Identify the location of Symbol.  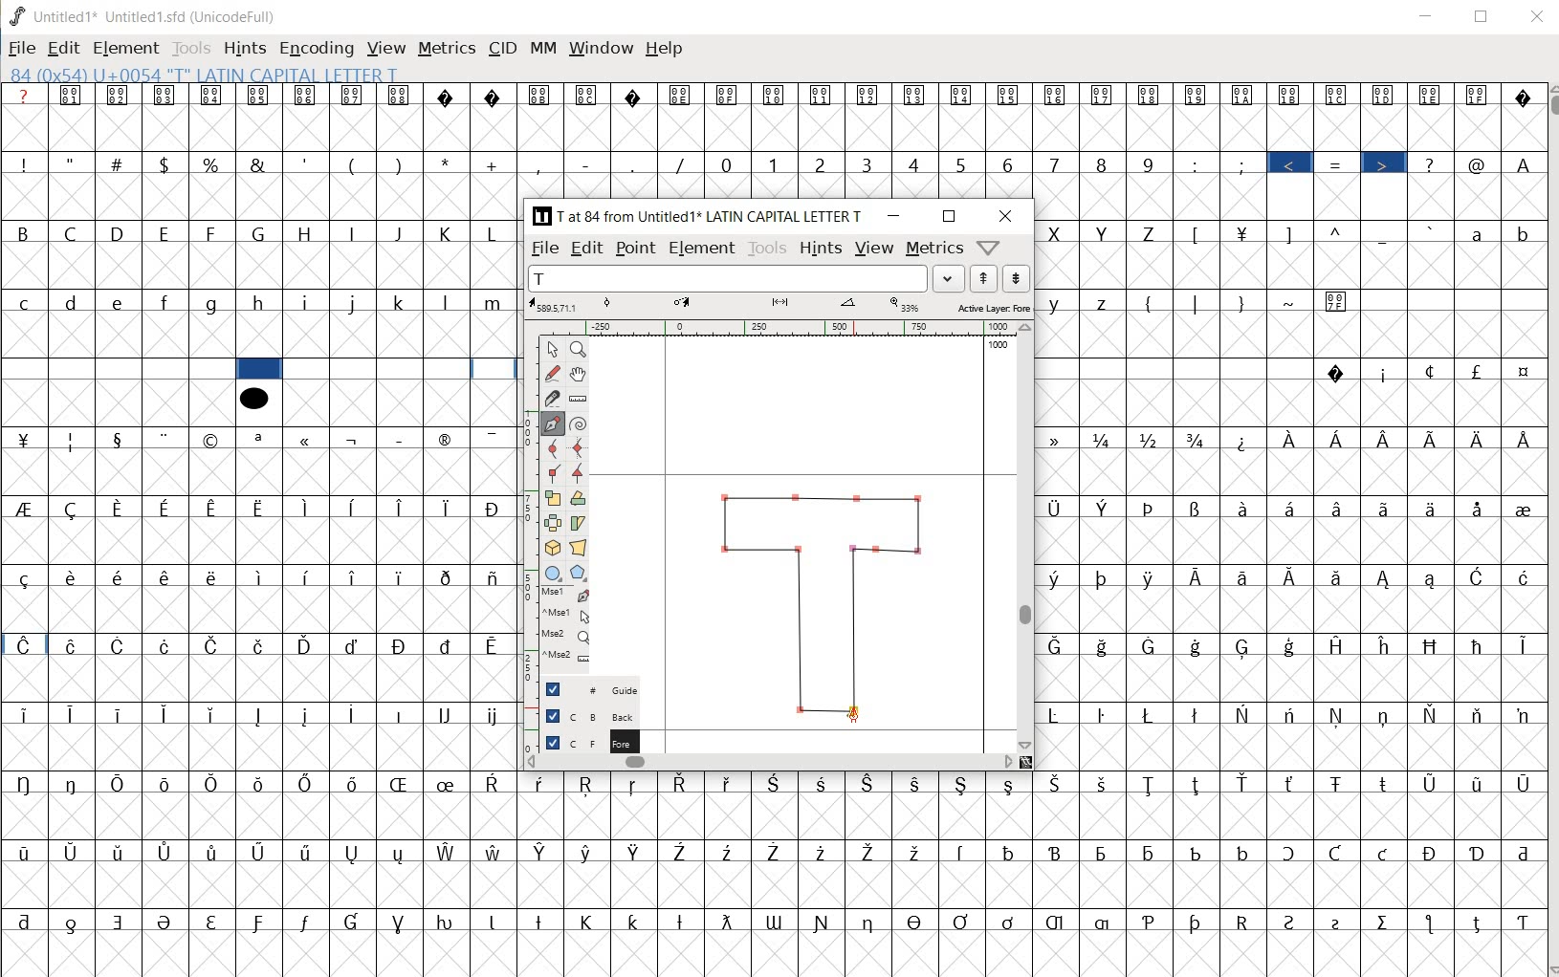
(636, 784).